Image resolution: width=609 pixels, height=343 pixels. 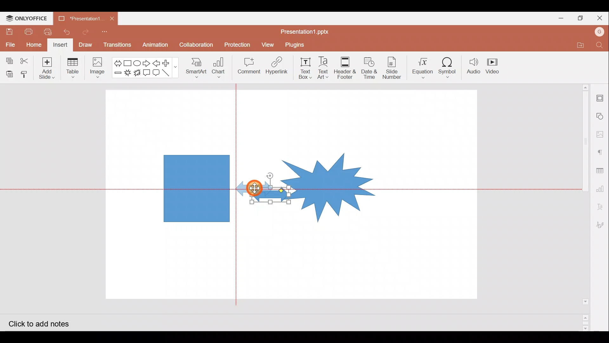 I want to click on Add slide, so click(x=50, y=68).